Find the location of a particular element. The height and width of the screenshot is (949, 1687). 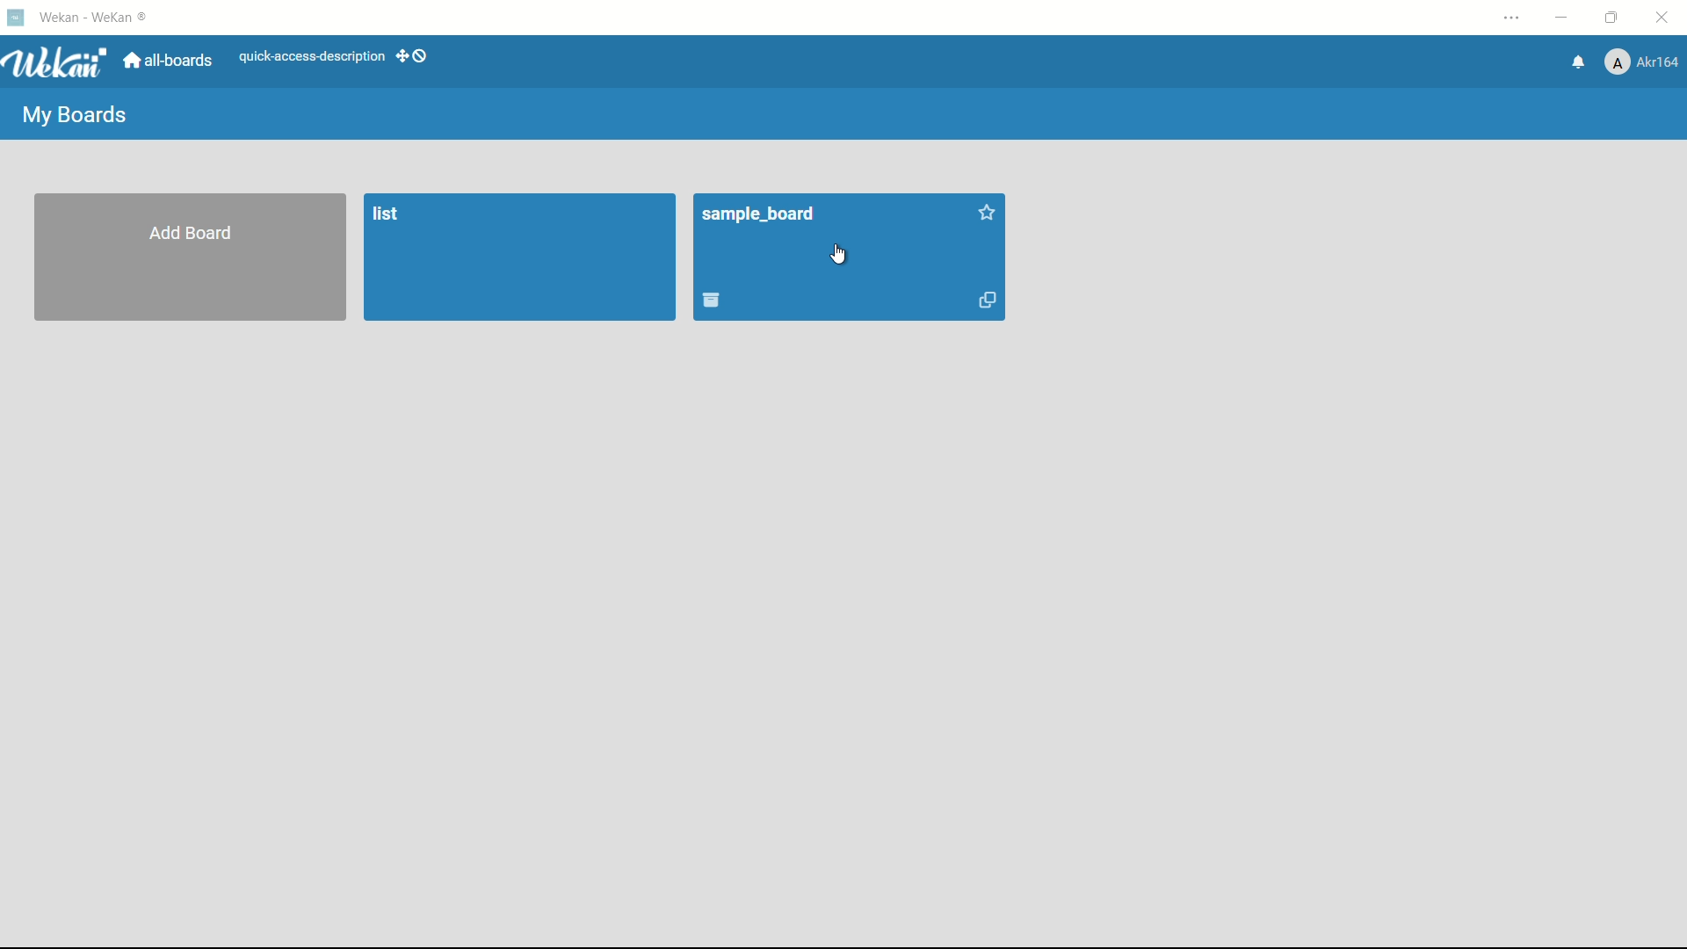

board name is located at coordinates (764, 212).